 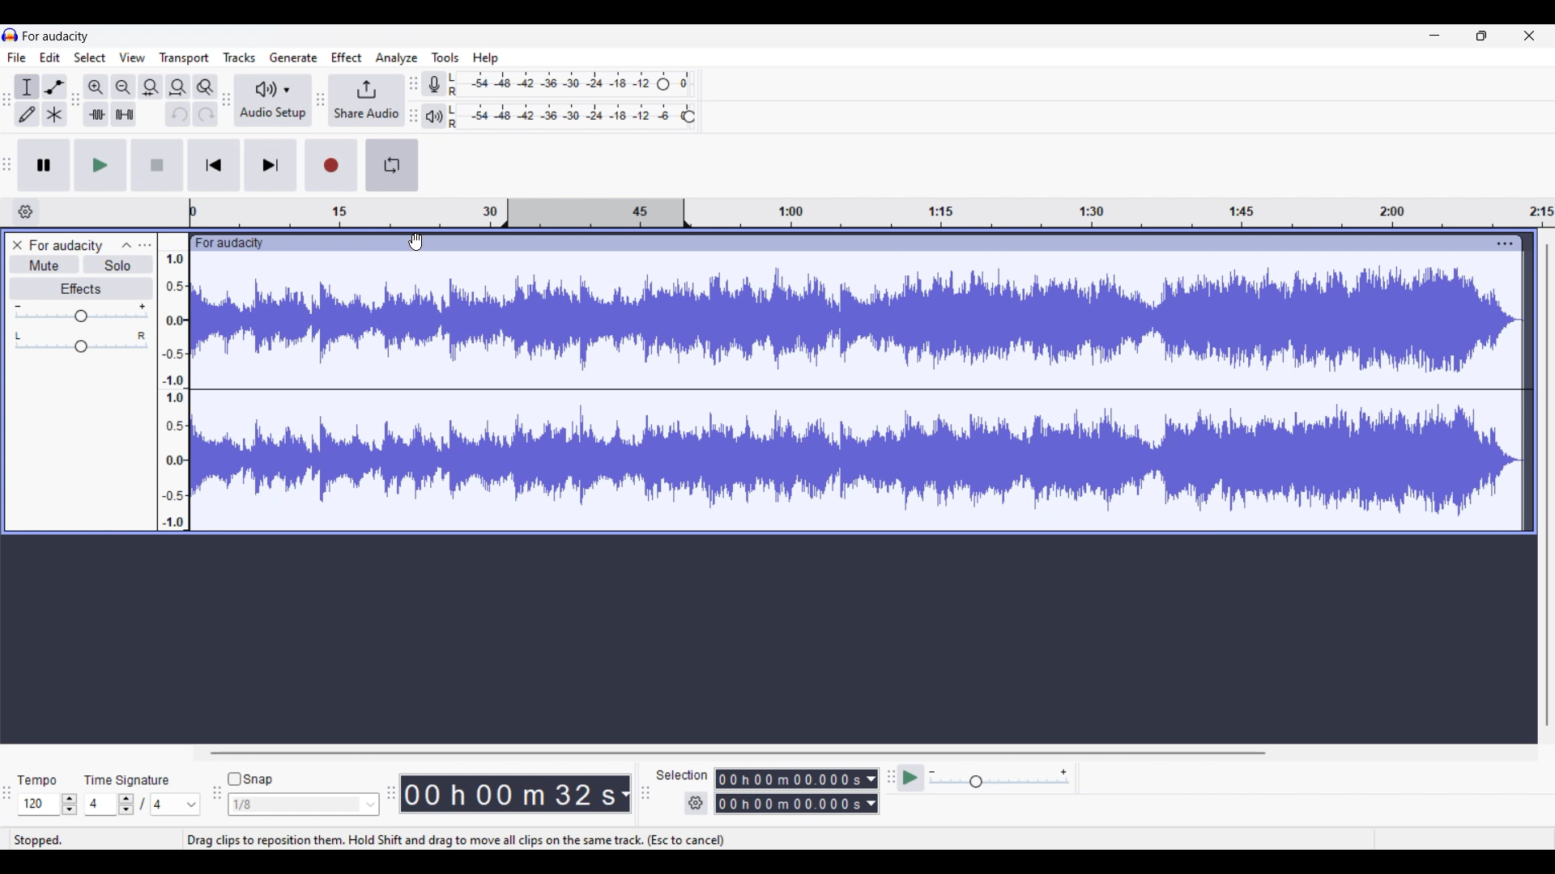 I want to click on View menu, so click(x=133, y=57).